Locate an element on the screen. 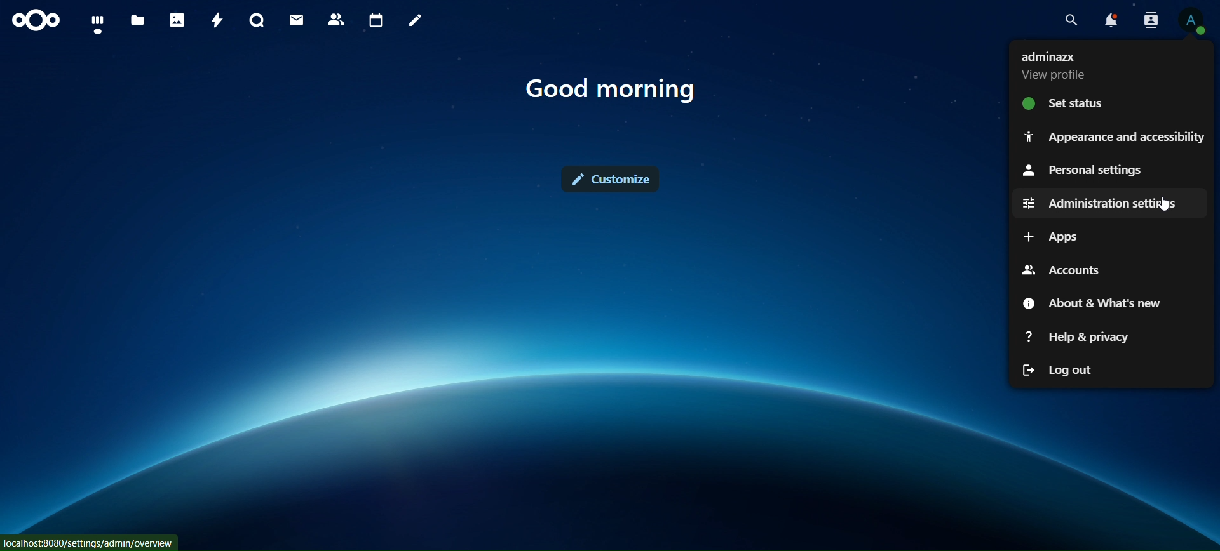 This screenshot has height=551, width=1220. activity is located at coordinates (217, 18).